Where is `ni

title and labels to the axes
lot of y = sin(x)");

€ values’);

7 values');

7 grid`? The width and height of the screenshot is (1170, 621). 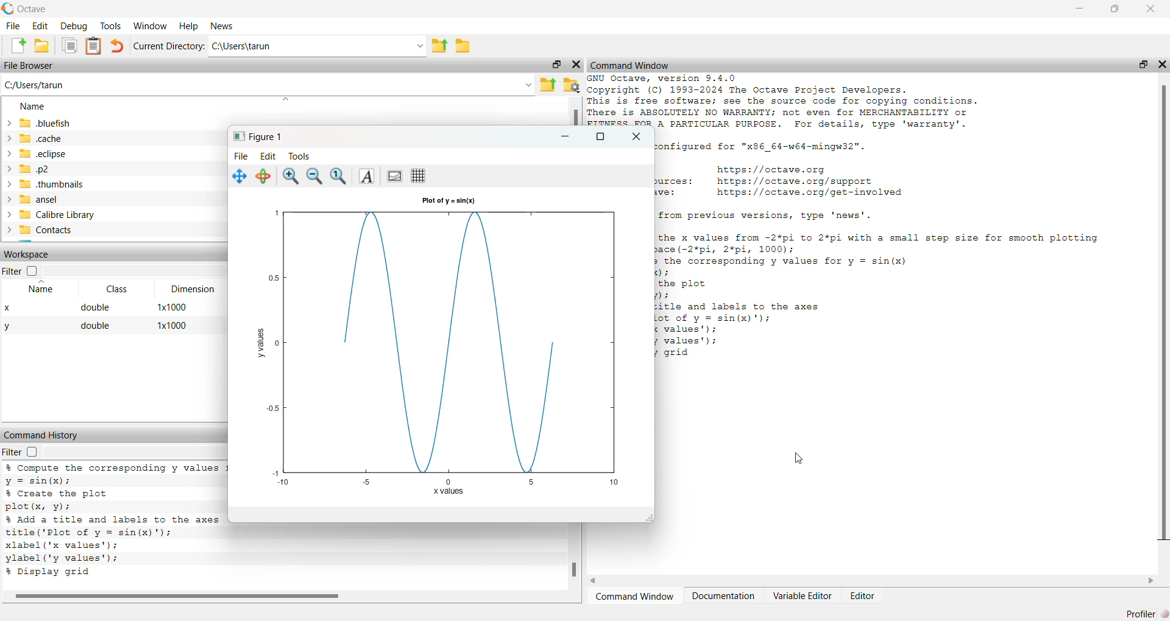
ni

title and labels to the axes
lot of y = sin(x)");

€ values’);

7 values');

7 grid is located at coordinates (743, 325).